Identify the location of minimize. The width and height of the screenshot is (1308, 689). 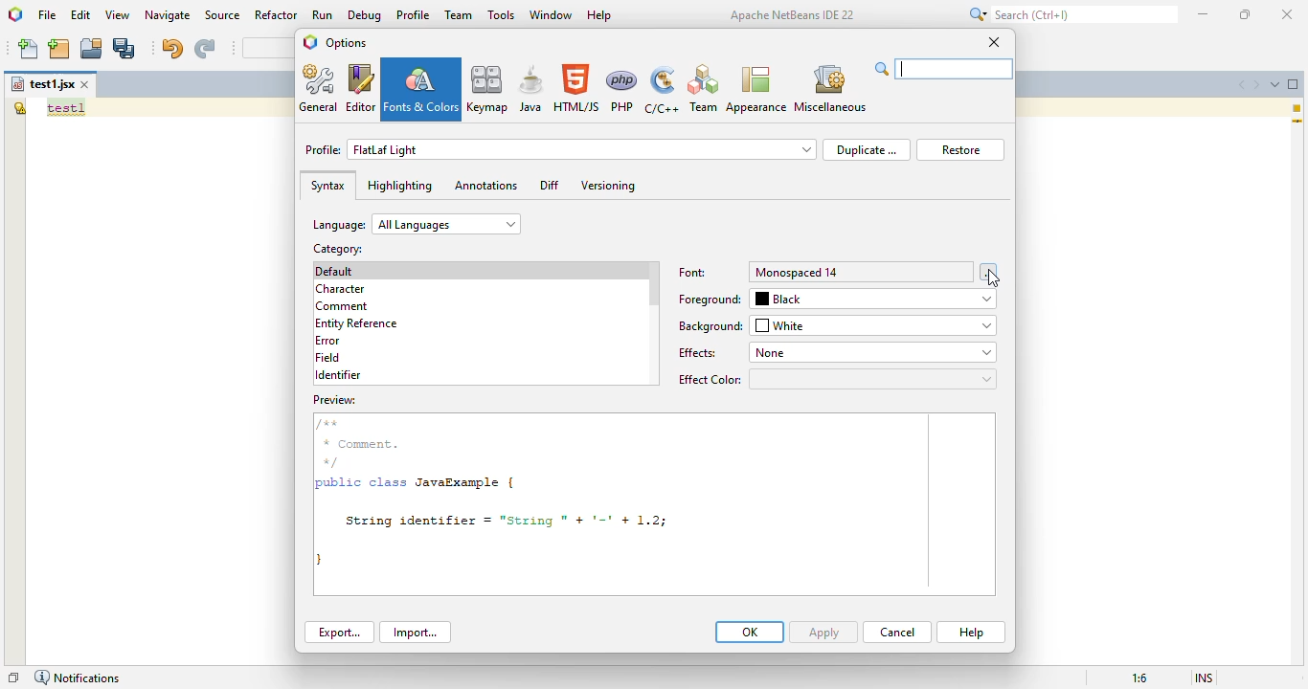
(1204, 13).